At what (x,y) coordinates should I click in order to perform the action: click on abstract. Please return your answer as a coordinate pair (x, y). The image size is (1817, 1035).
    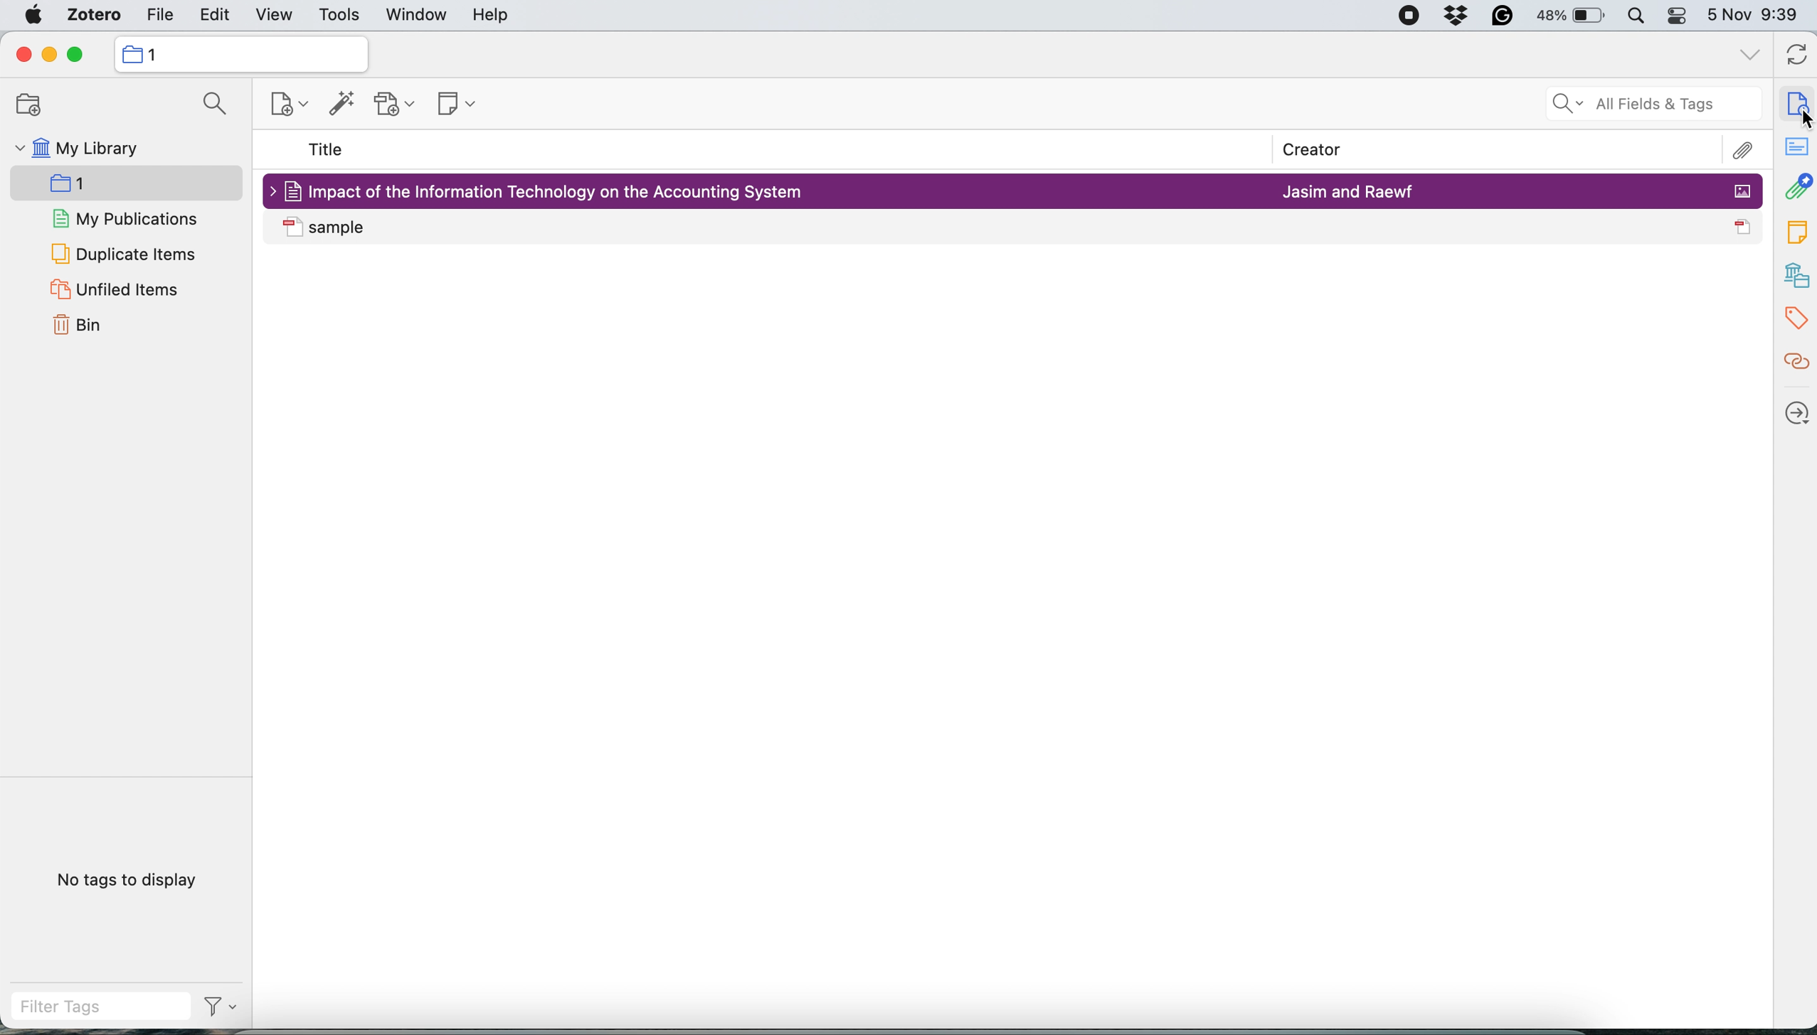
    Looking at the image, I should click on (1796, 144).